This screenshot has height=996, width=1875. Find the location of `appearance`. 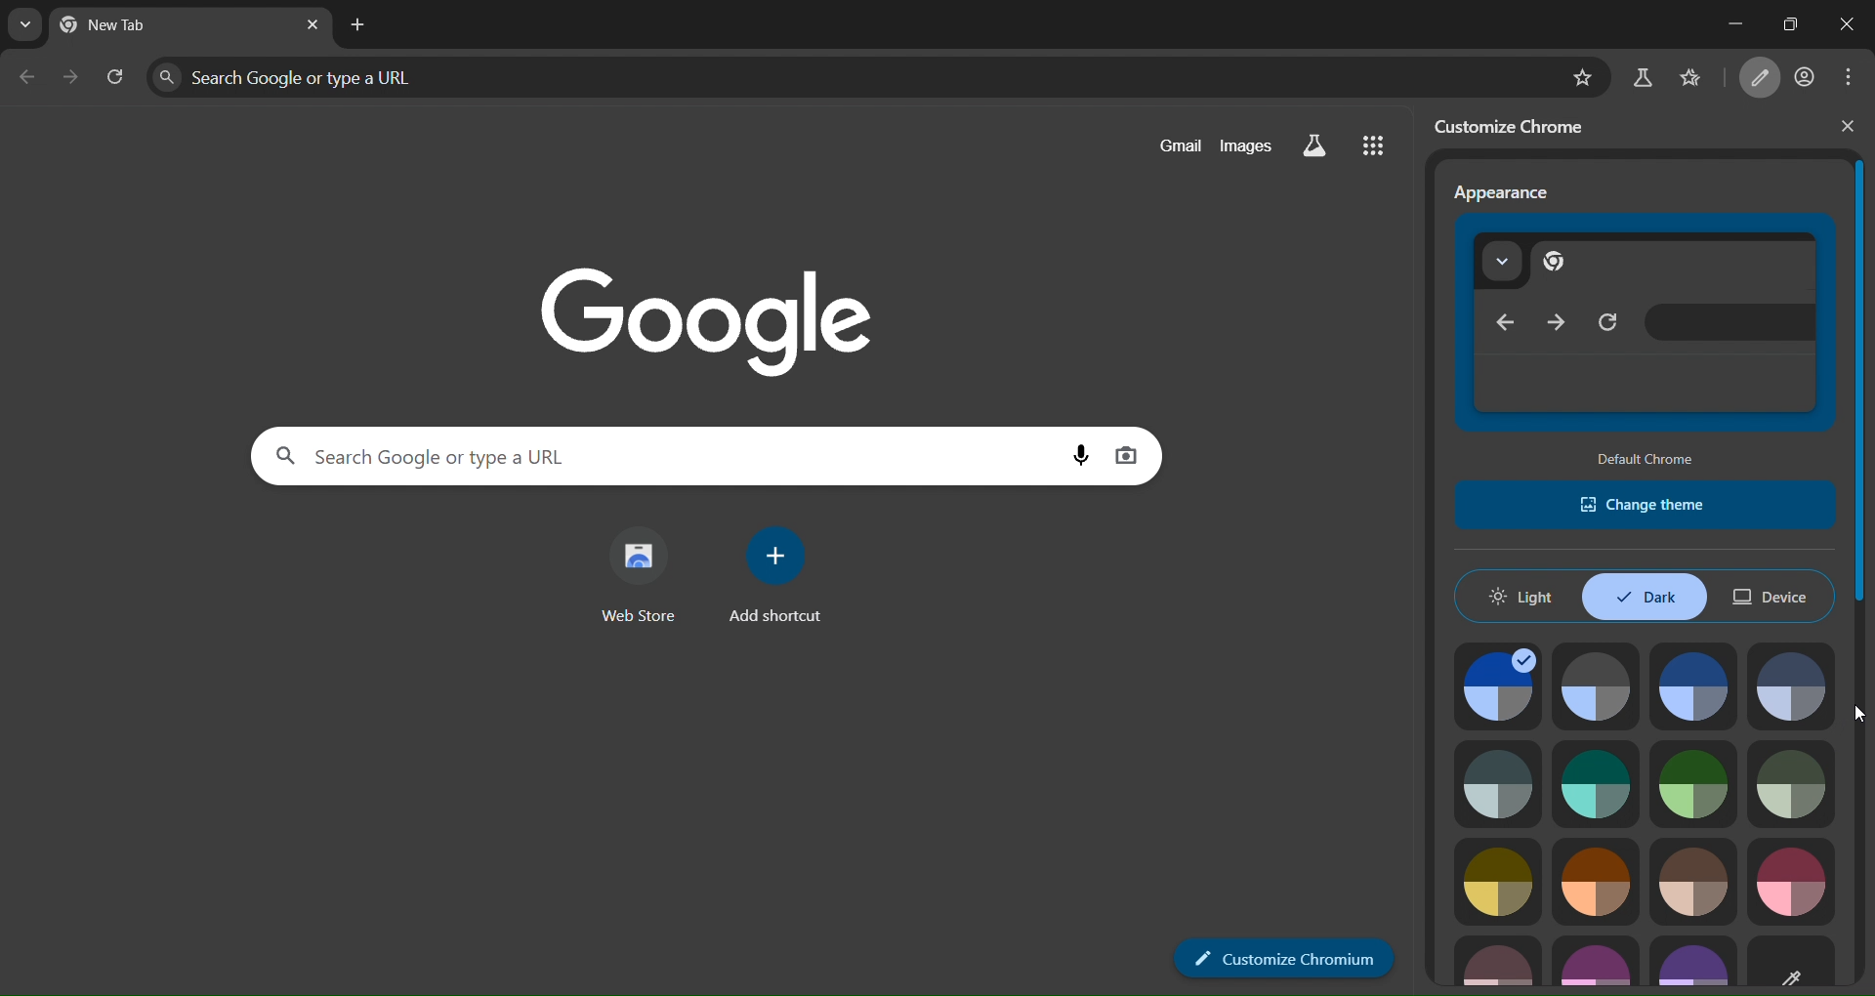

appearance is located at coordinates (1646, 322).